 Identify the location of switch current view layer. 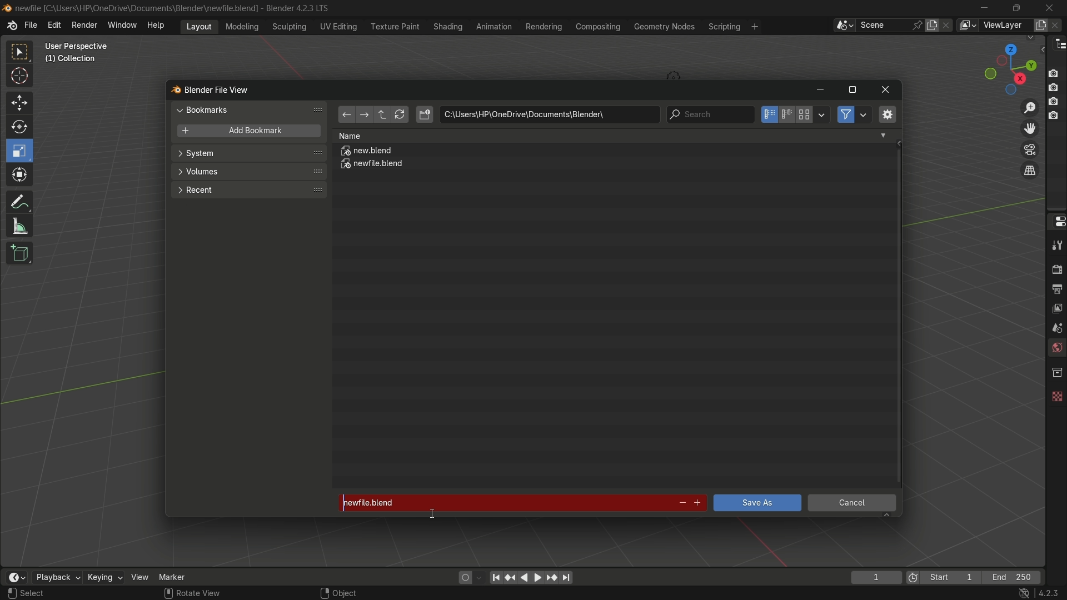
(1030, 171).